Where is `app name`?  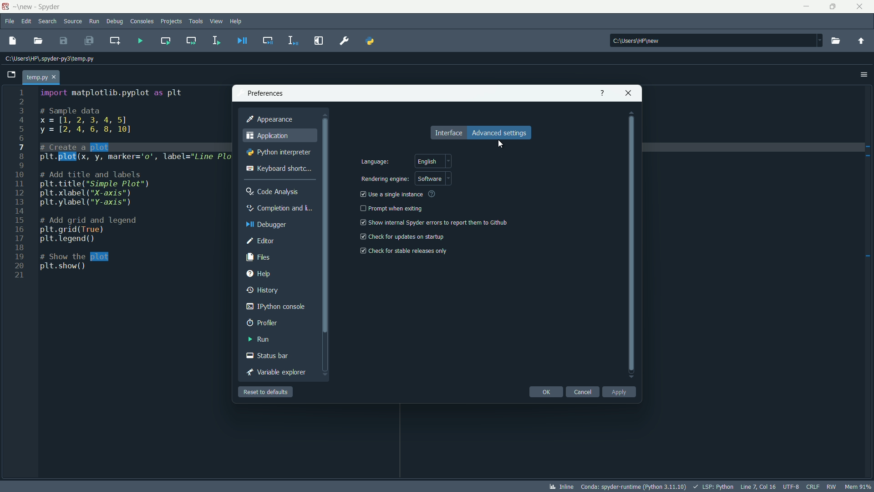
app name is located at coordinates (51, 7).